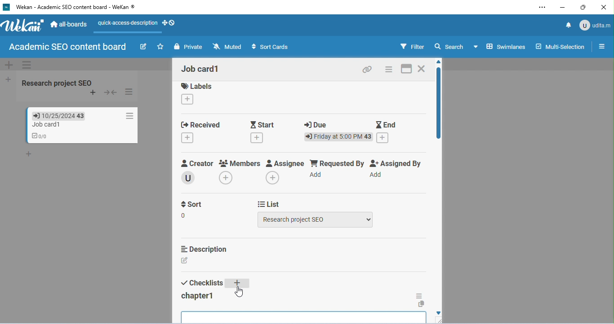 This screenshot has height=324, width=614. Describe the element at coordinates (389, 69) in the screenshot. I see `card actions` at that location.